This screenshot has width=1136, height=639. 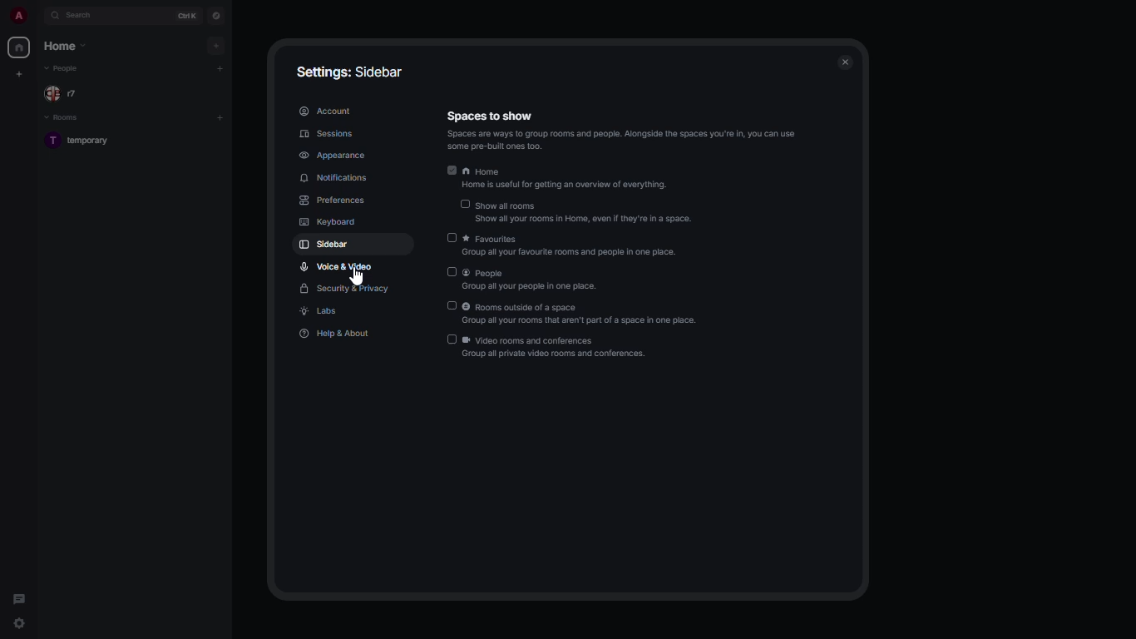 What do you see at coordinates (64, 118) in the screenshot?
I see `rooms` at bounding box center [64, 118].